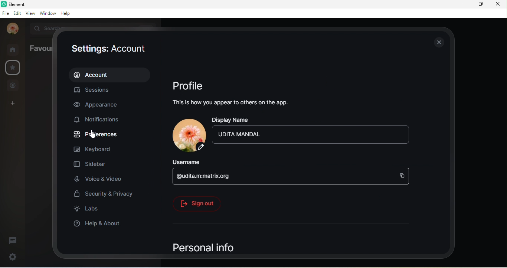 The width and height of the screenshot is (507, 268). What do you see at coordinates (403, 175) in the screenshot?
I see `copy` at bounding box center [403, 175].